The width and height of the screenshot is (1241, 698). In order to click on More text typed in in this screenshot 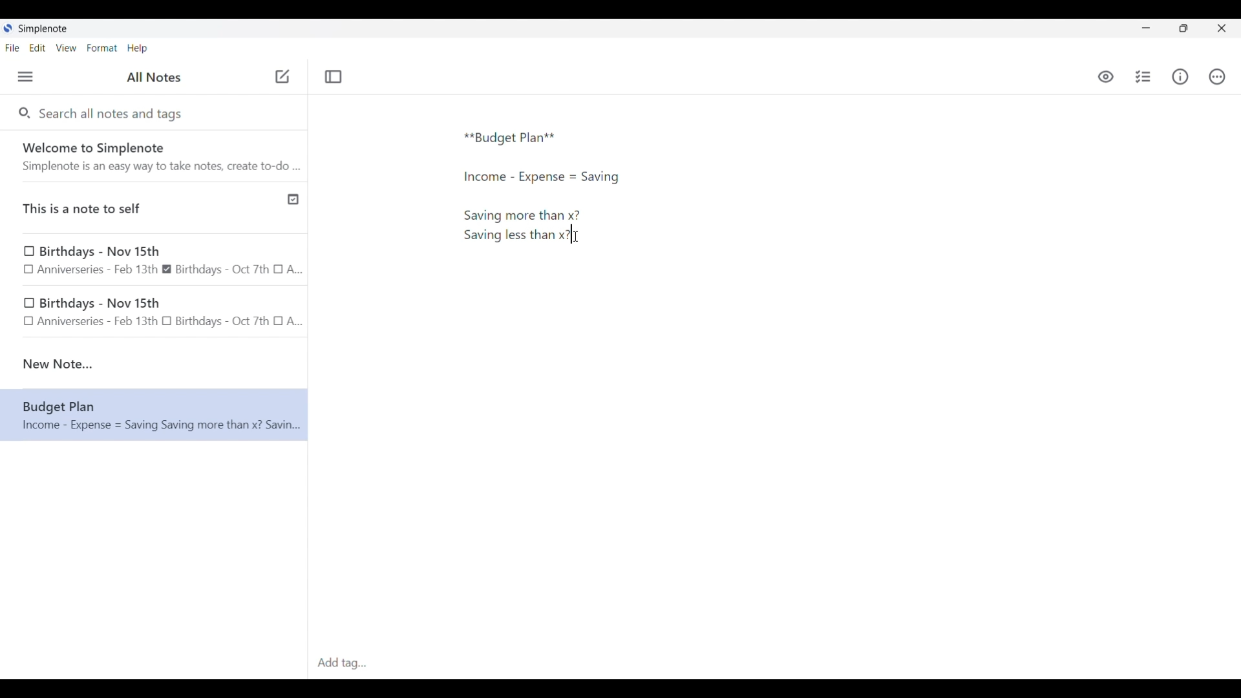, I will do `click(540, 177)`.